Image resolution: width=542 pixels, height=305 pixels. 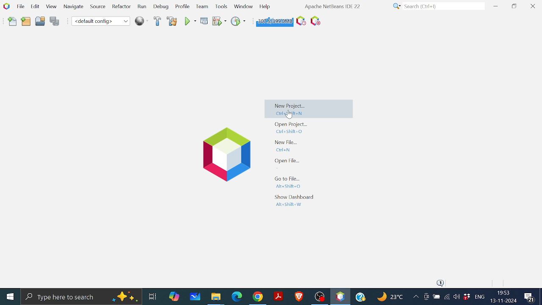 What do you see at coordinates (288, 145) in the screenshot?
I see `New file` at bounding box center [288, 145].